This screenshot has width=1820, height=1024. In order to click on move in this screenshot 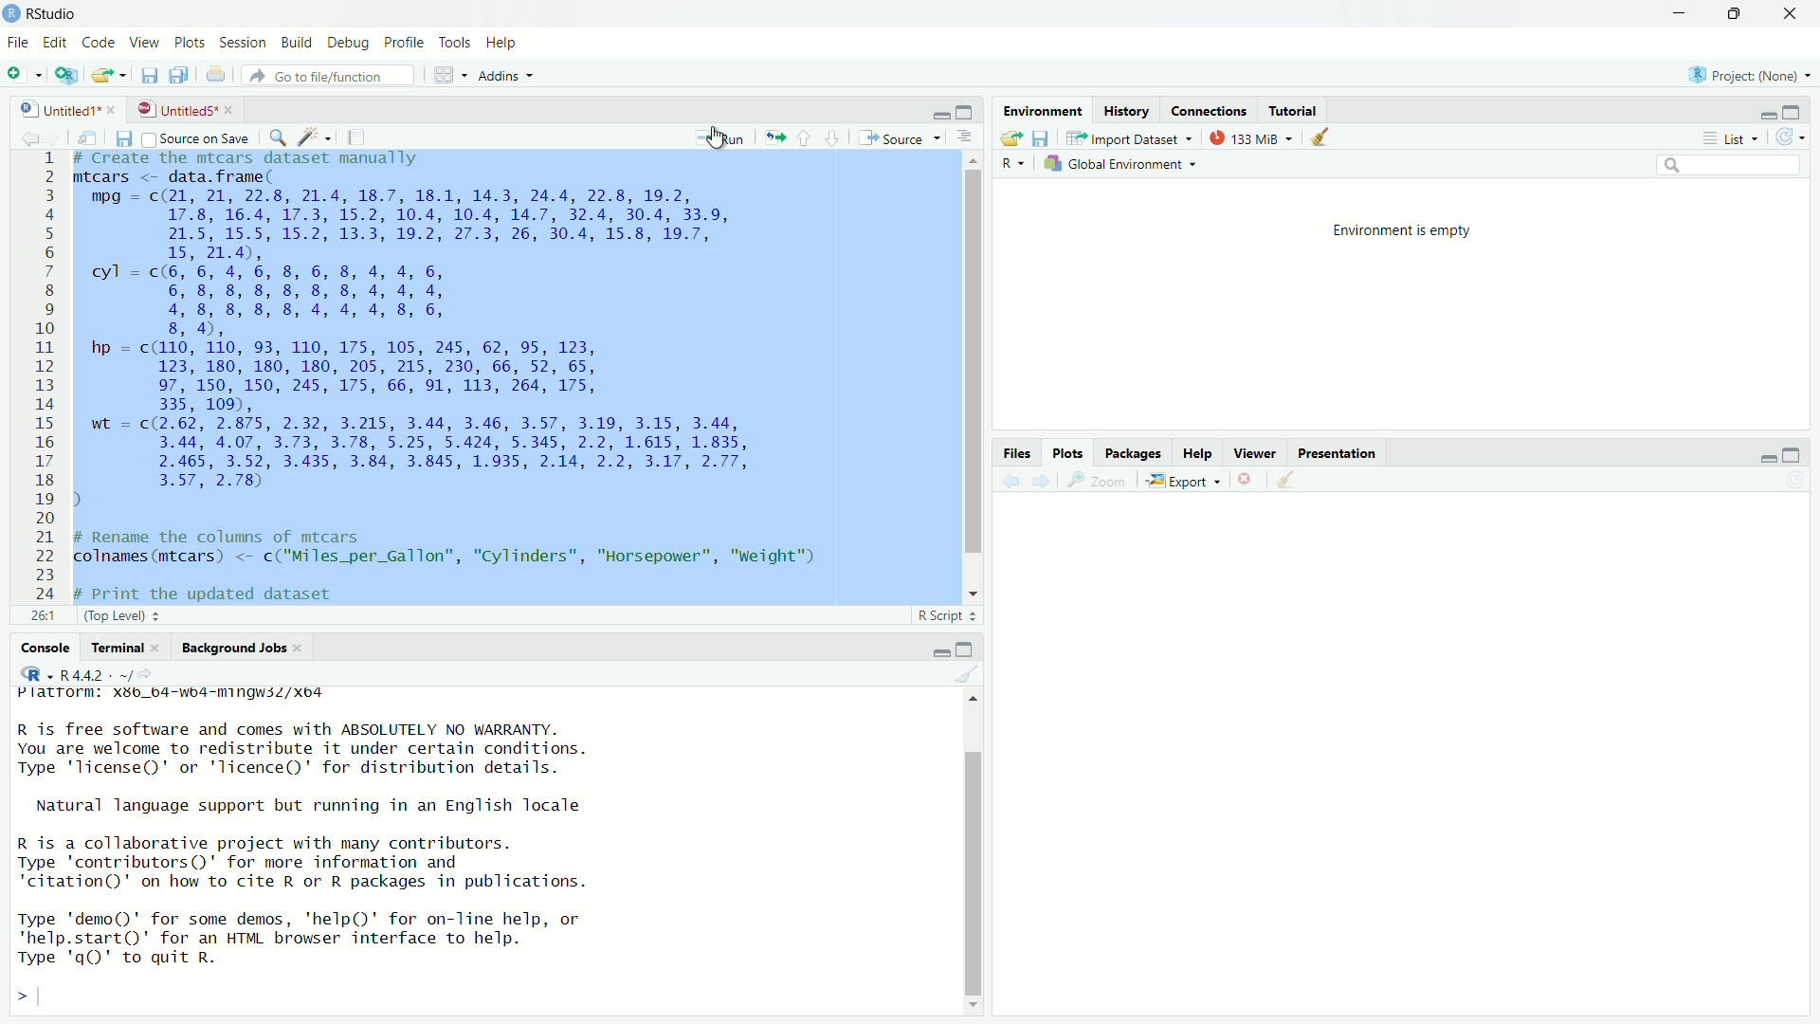, I will do `click(773, 137)`.